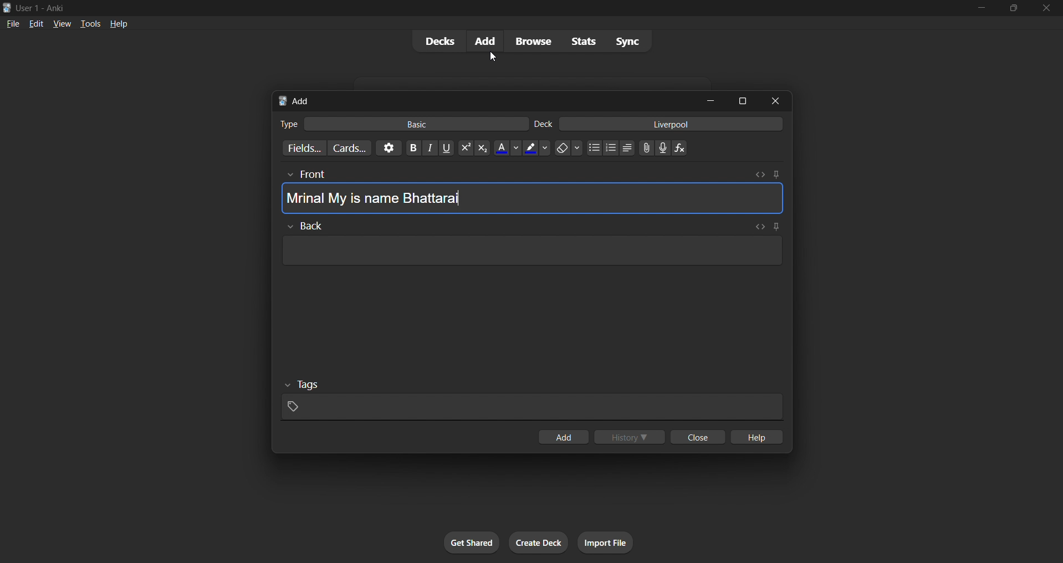  I want to click on import file, so click(604, 541).